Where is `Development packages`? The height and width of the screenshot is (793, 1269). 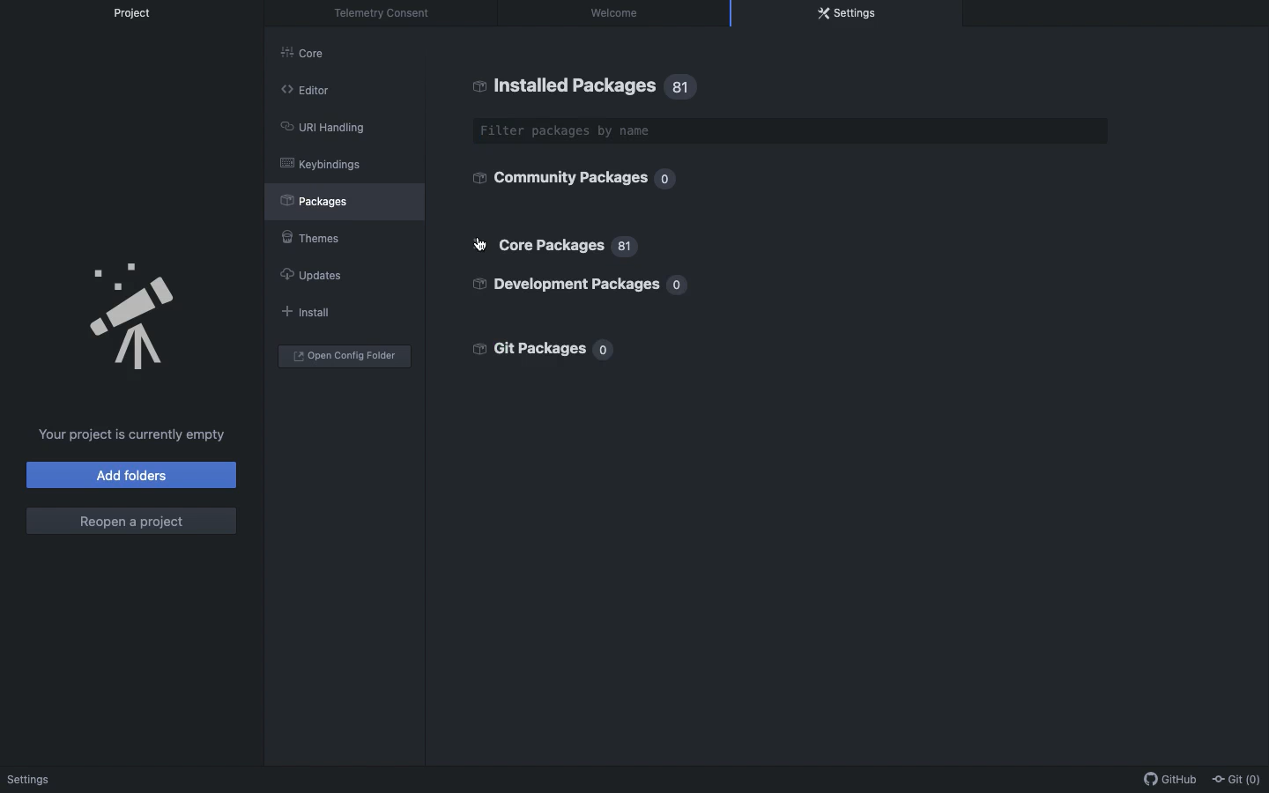 Development packages is located at coordinates (568, 285).